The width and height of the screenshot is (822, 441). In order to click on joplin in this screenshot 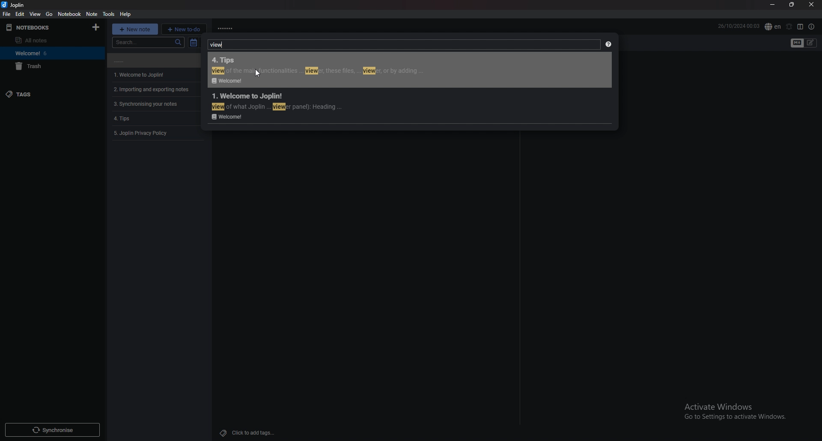, I will do `click(15, 5)`.